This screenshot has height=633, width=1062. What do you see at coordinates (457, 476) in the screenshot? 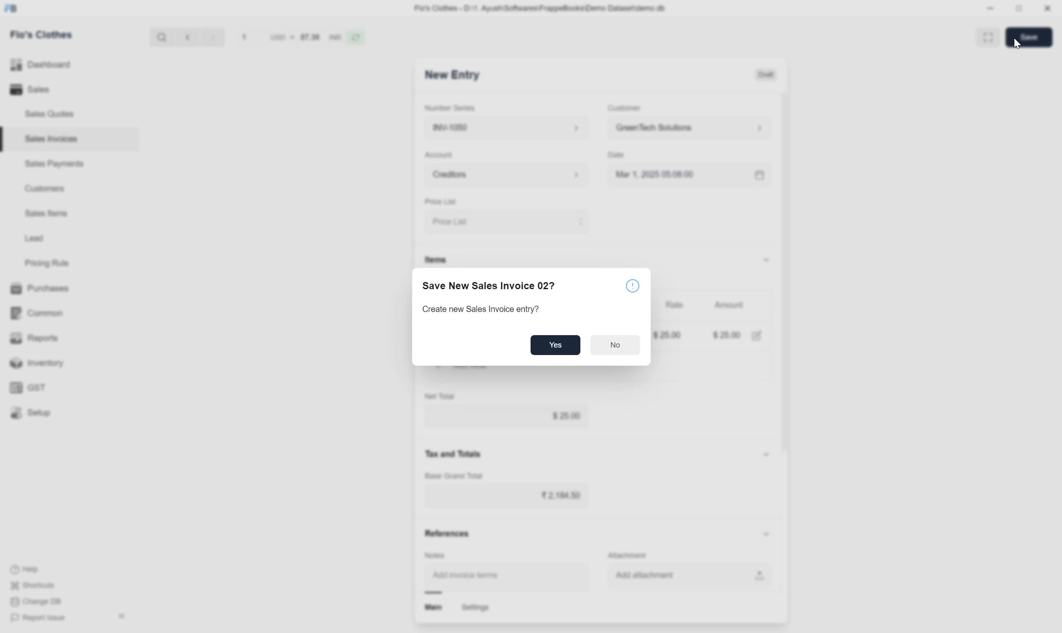
I see `base grand total` at bounding box center [457, 476].